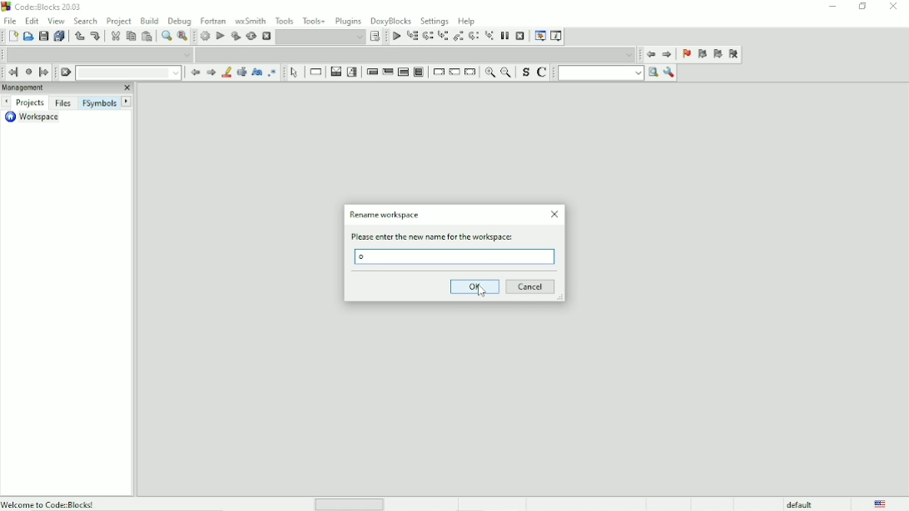 This screenshot has width=909, height=511. Describe the element at coordinates (213, 20) in the screenshot. I see `Fortran` at that location.